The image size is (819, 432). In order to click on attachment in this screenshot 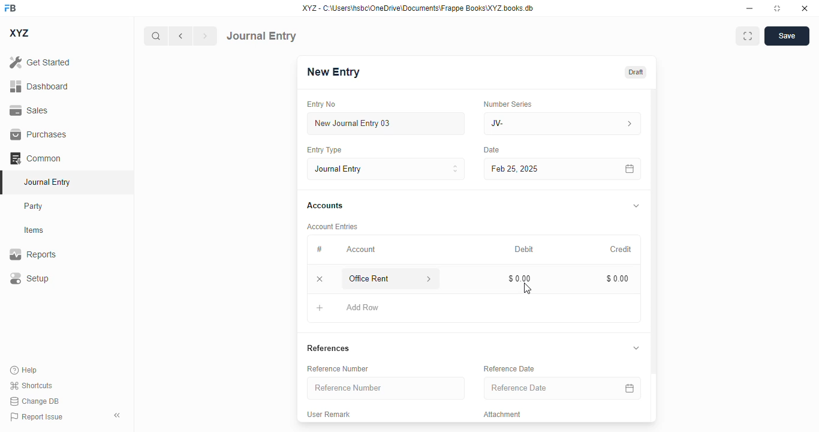, I will do `click(502, 414)`.